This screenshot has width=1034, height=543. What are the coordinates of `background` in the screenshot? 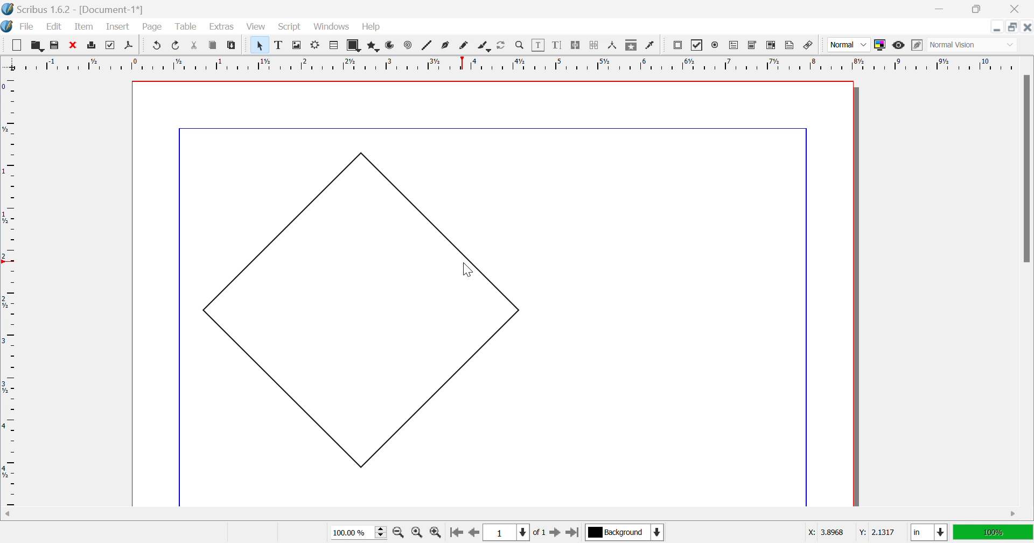 It's located at (626, 532).